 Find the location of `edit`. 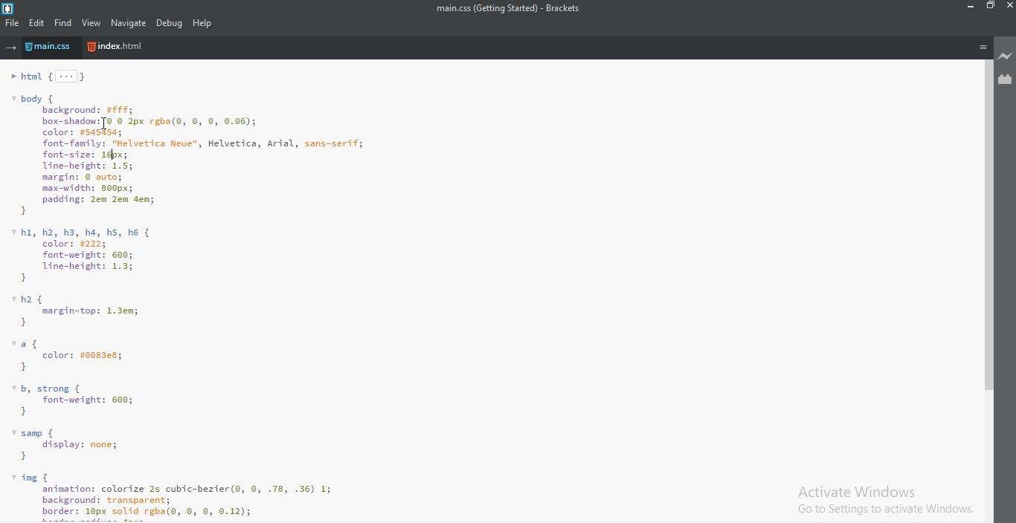

edit is located at coordinates (38, 23).